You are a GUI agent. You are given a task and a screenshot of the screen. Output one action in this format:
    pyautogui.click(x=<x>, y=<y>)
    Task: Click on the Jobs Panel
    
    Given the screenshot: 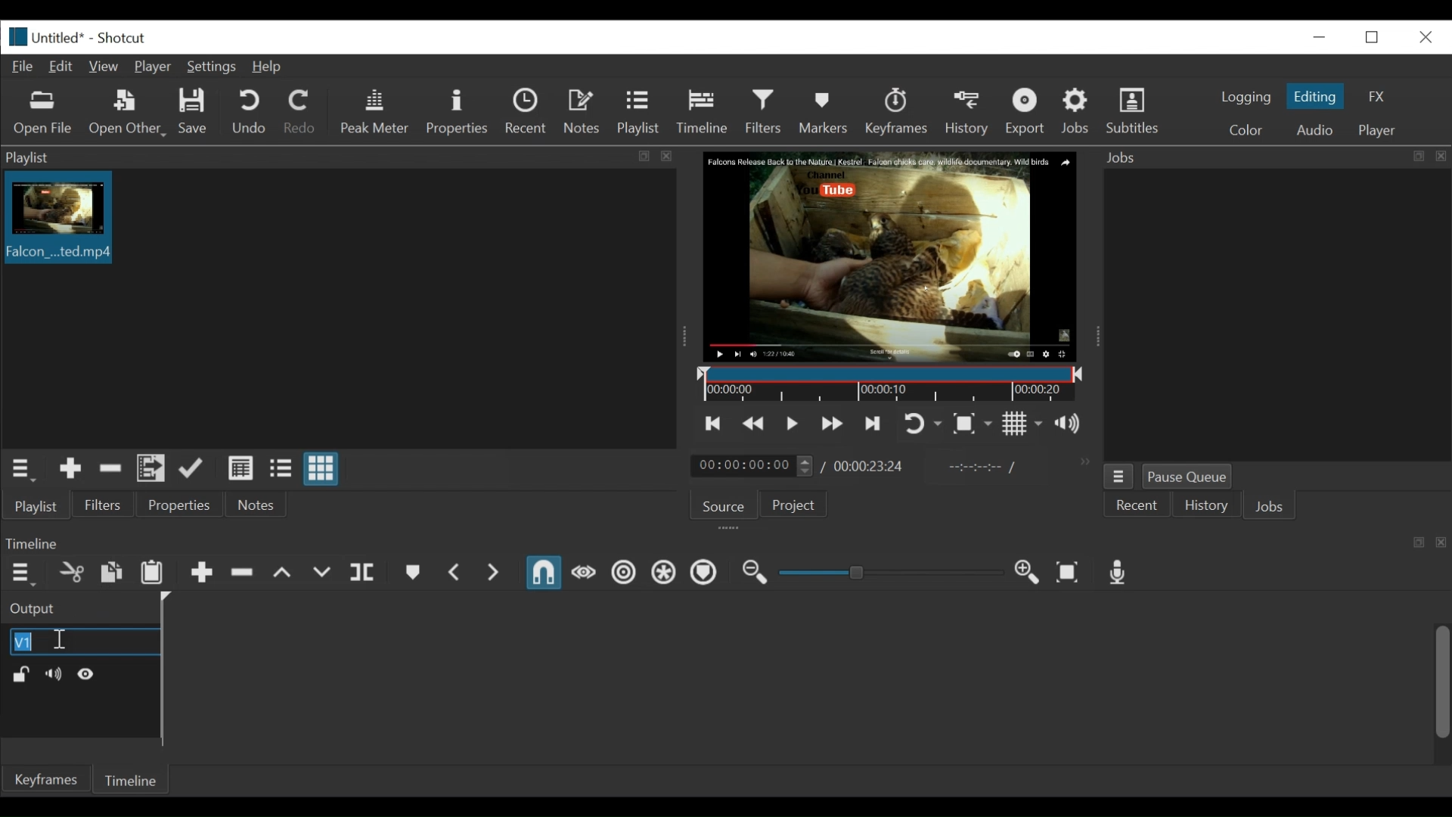 What is the action you would take?
    pyautogui.click(x=1271, y=157)
    